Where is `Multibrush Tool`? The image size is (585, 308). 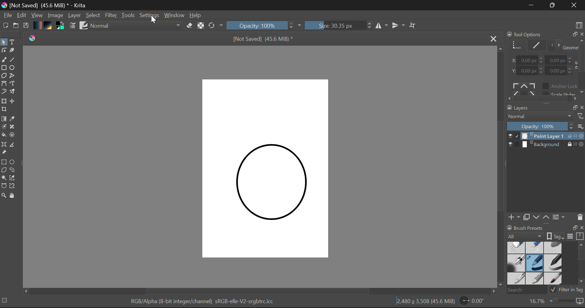 Multibrush Tool is located at coordinates (15, 93).